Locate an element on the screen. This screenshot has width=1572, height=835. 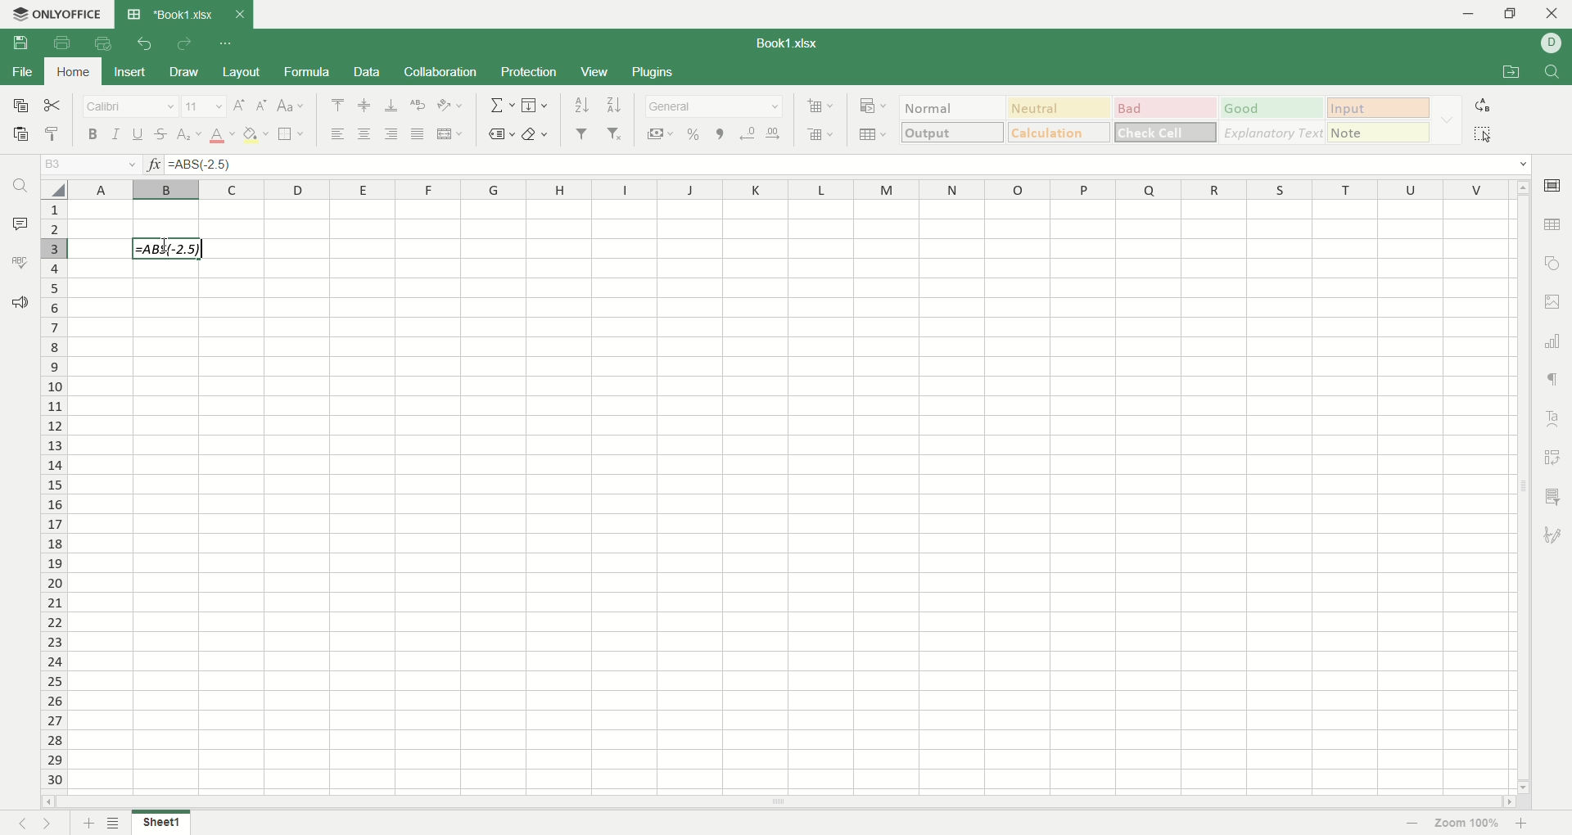
calculation is located at coordinates (1060, 132).